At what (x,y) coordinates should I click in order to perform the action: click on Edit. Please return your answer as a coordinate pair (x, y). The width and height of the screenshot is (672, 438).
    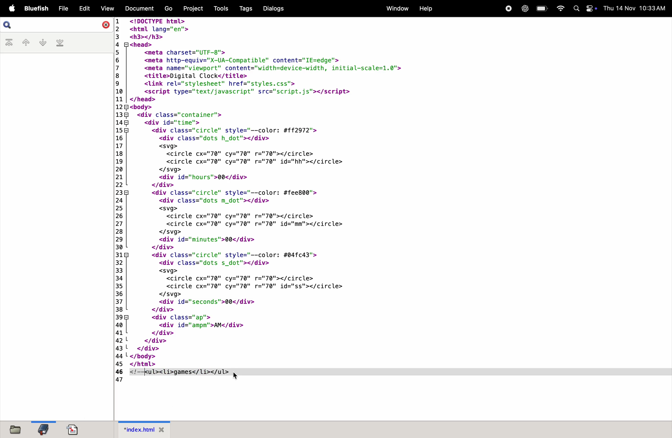
    Looking at the image, I should click on (85, 8).